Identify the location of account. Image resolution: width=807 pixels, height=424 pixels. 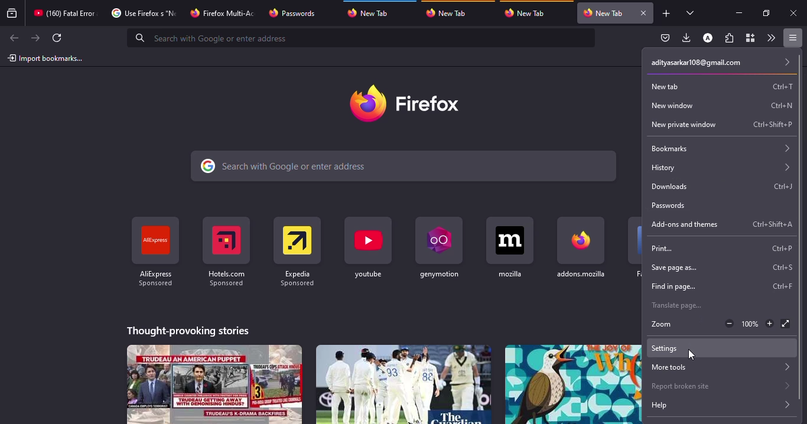
(708, 38).